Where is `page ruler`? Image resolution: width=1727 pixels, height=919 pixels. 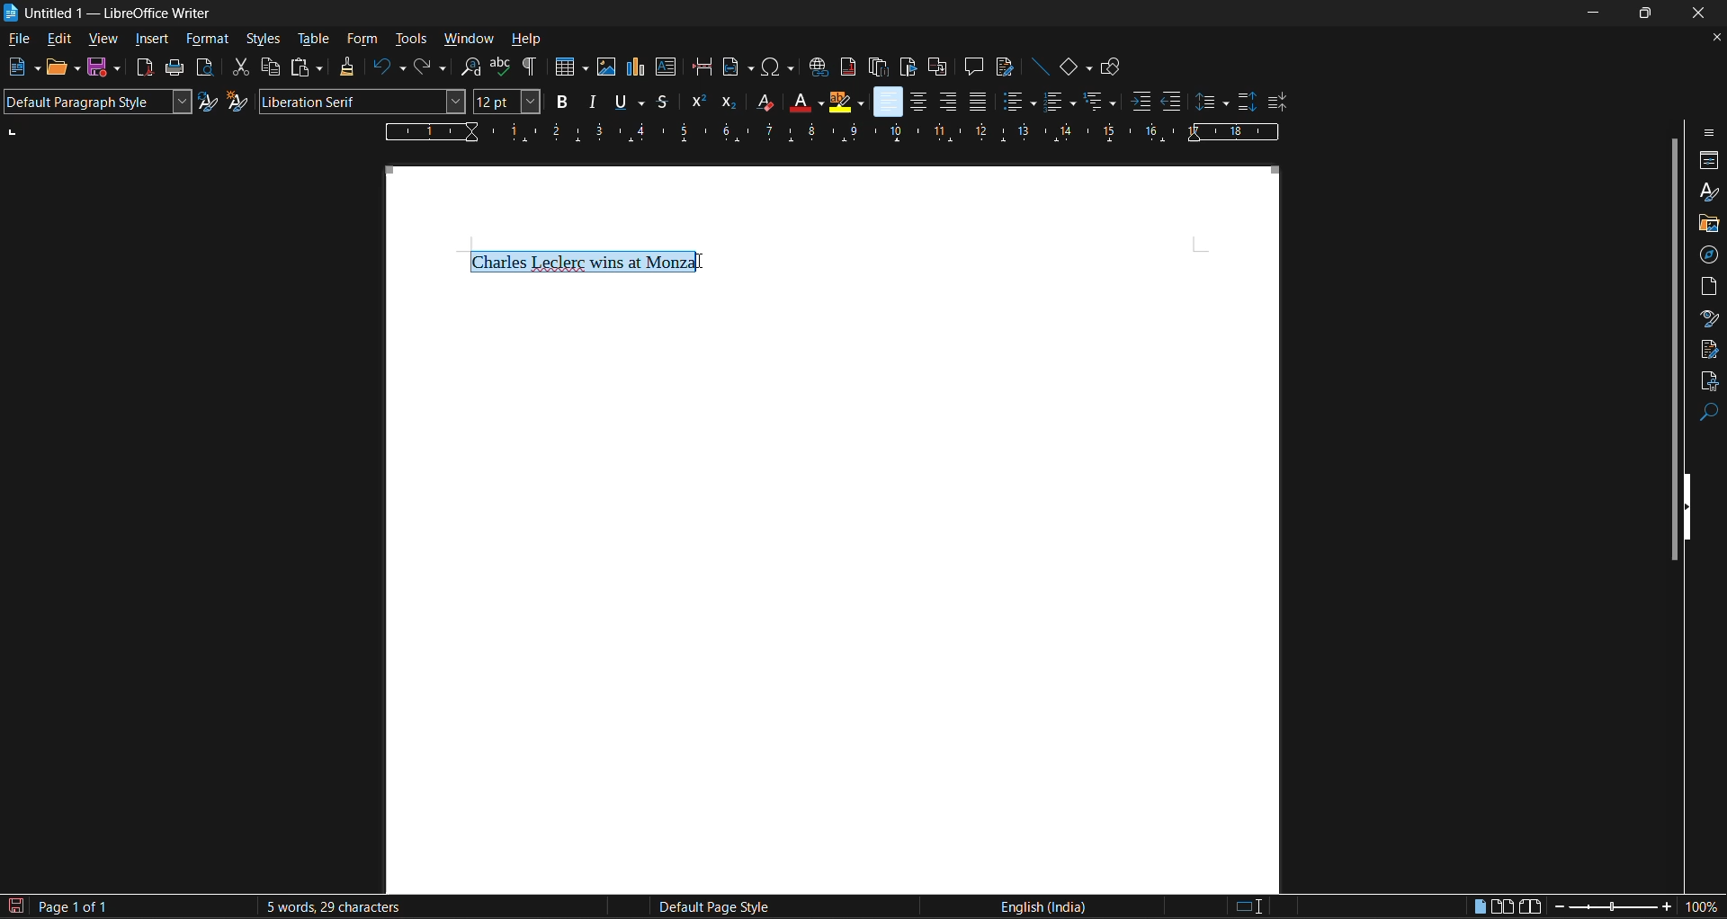
page ruler is located at coordinates (830, 131).